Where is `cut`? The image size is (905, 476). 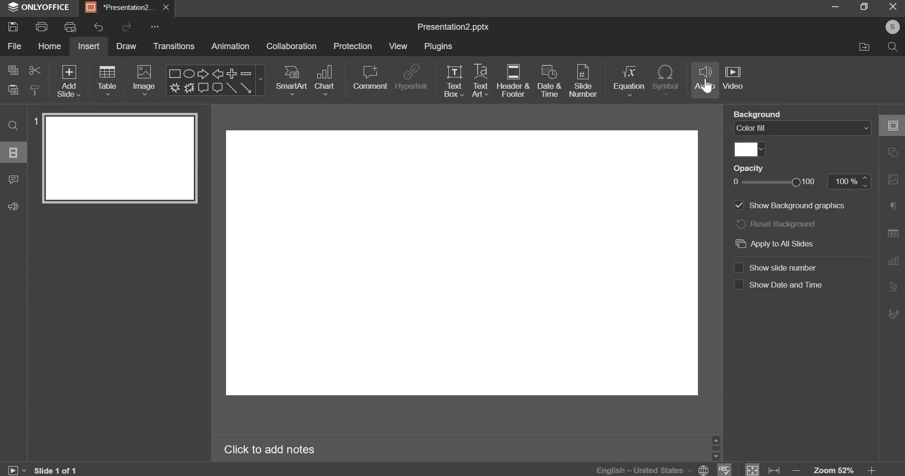
cut is located at coordinates (34, 71).